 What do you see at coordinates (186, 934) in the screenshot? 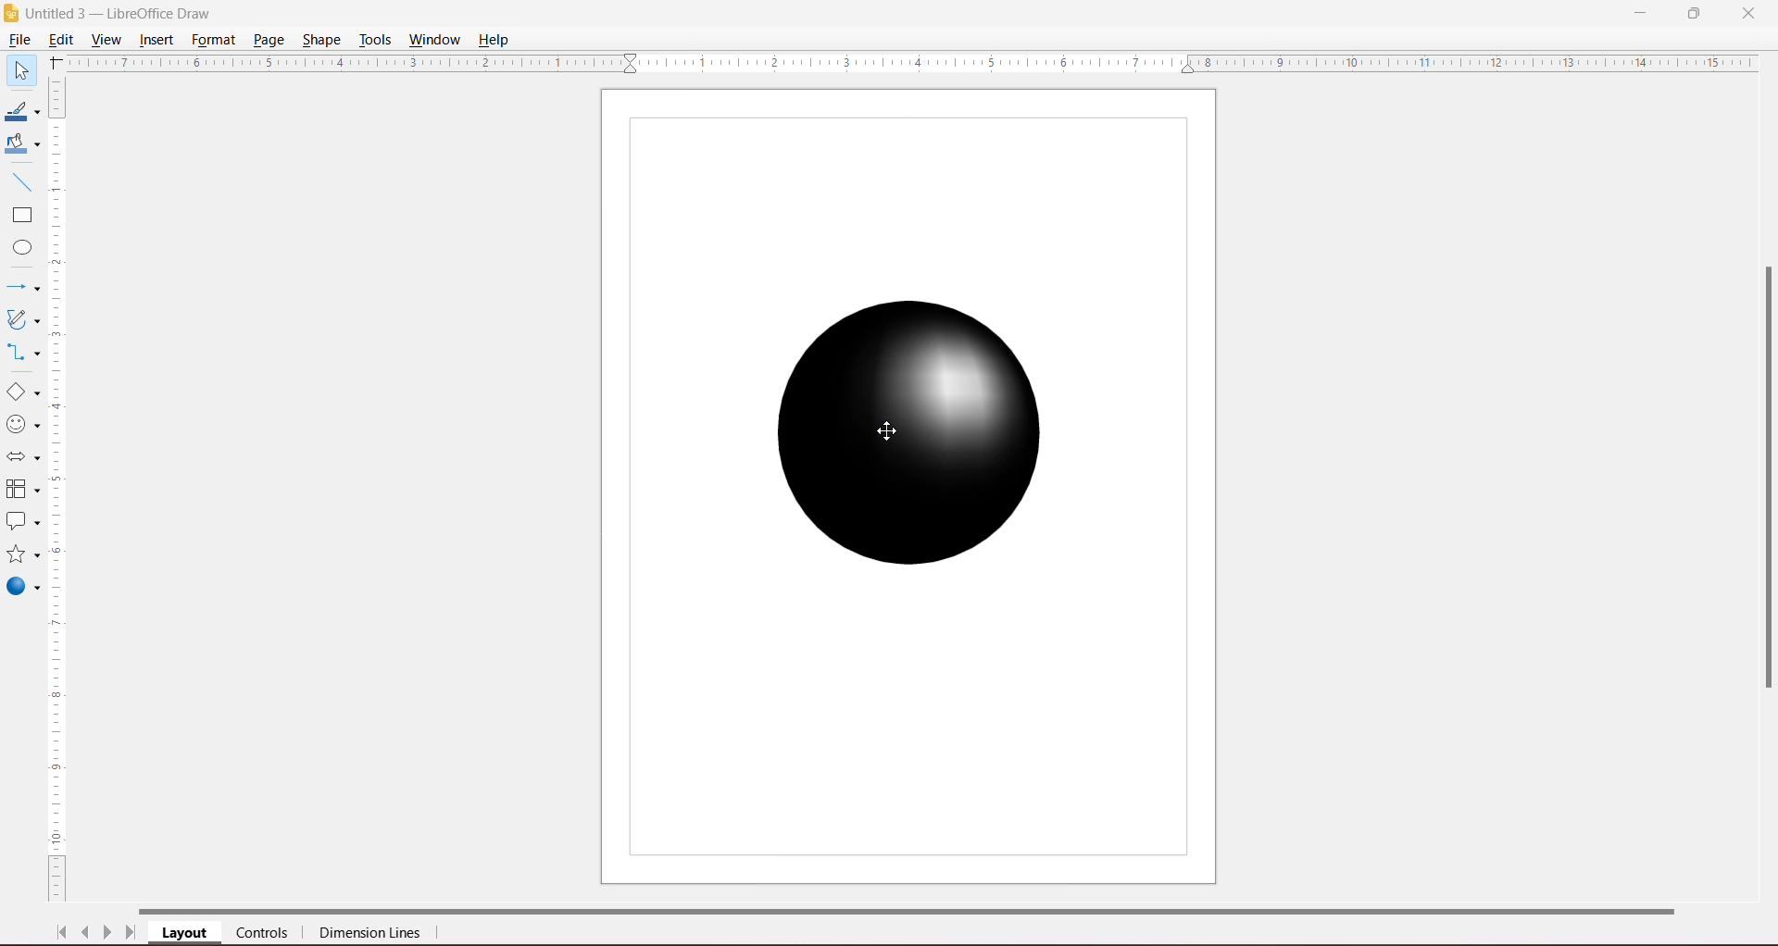
I see `Layout` at bounding box center [186, 934].